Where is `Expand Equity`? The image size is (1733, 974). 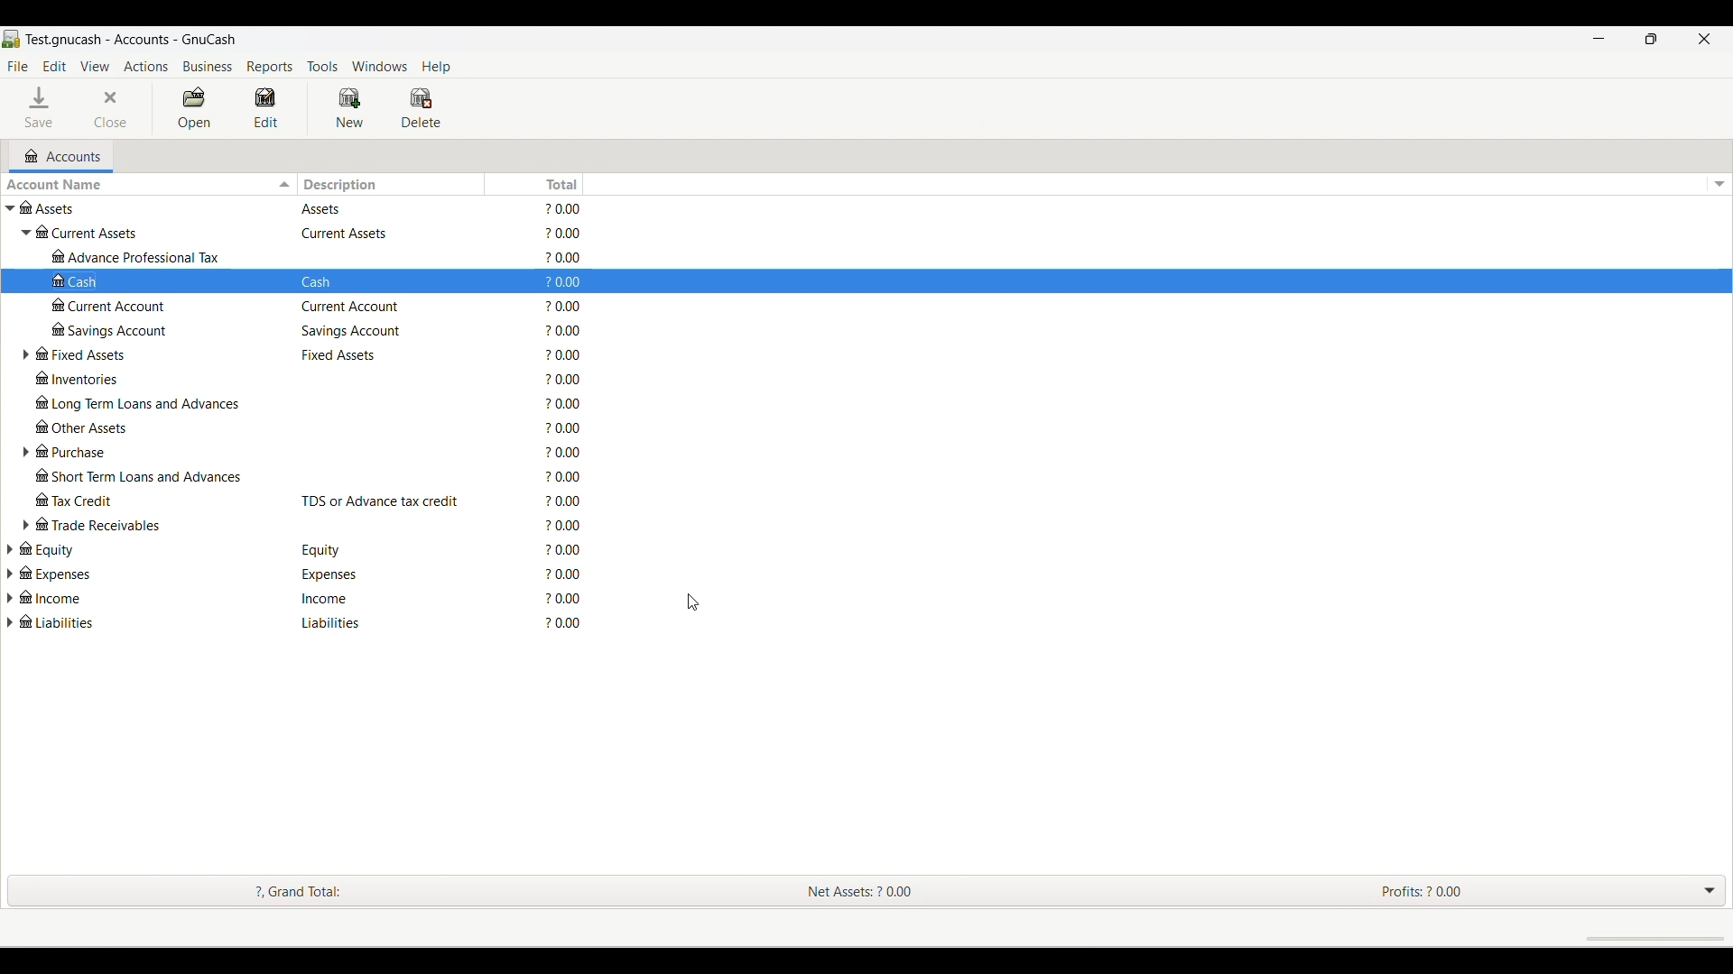
Expand Equity is located at coordinates (9, 550).